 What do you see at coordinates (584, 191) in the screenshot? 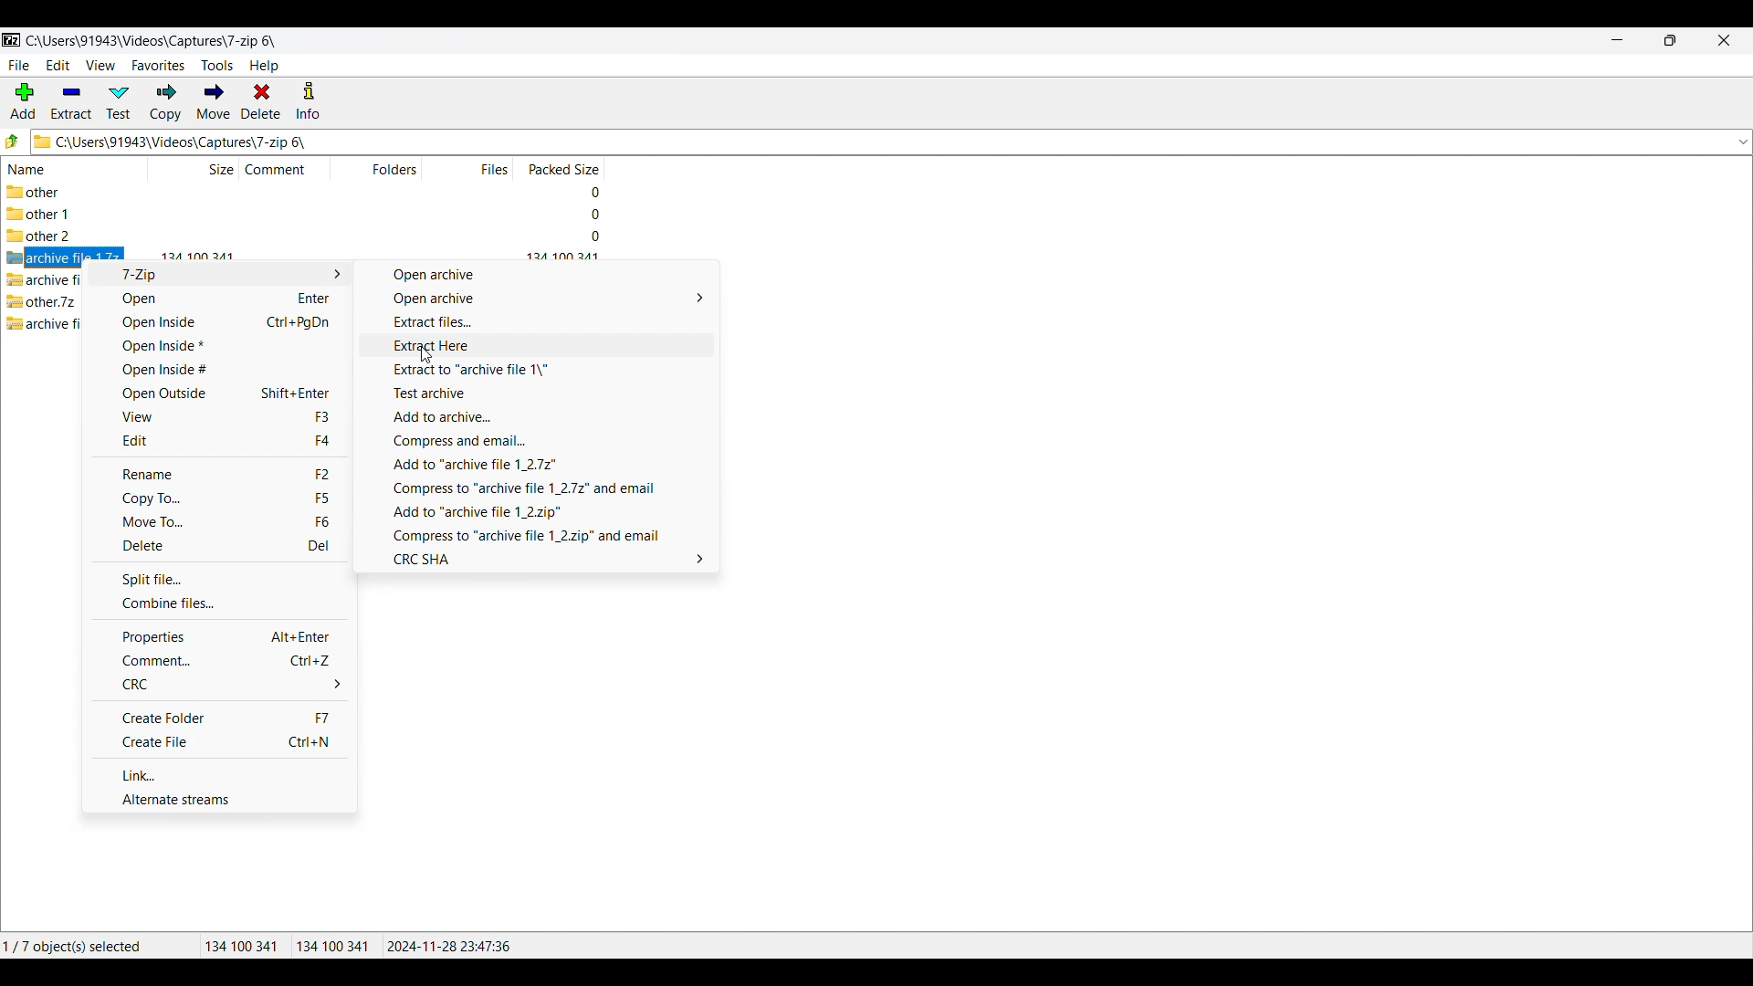
I see `packed size` at bounding box center [584, 191].